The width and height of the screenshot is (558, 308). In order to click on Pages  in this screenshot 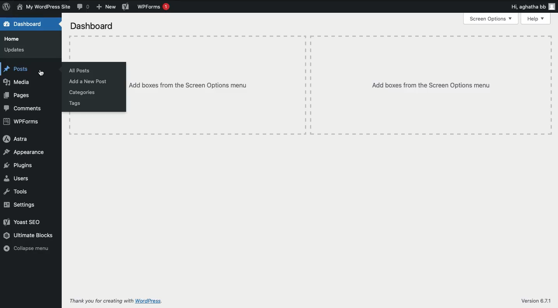, I will do `click(18, 95)`.